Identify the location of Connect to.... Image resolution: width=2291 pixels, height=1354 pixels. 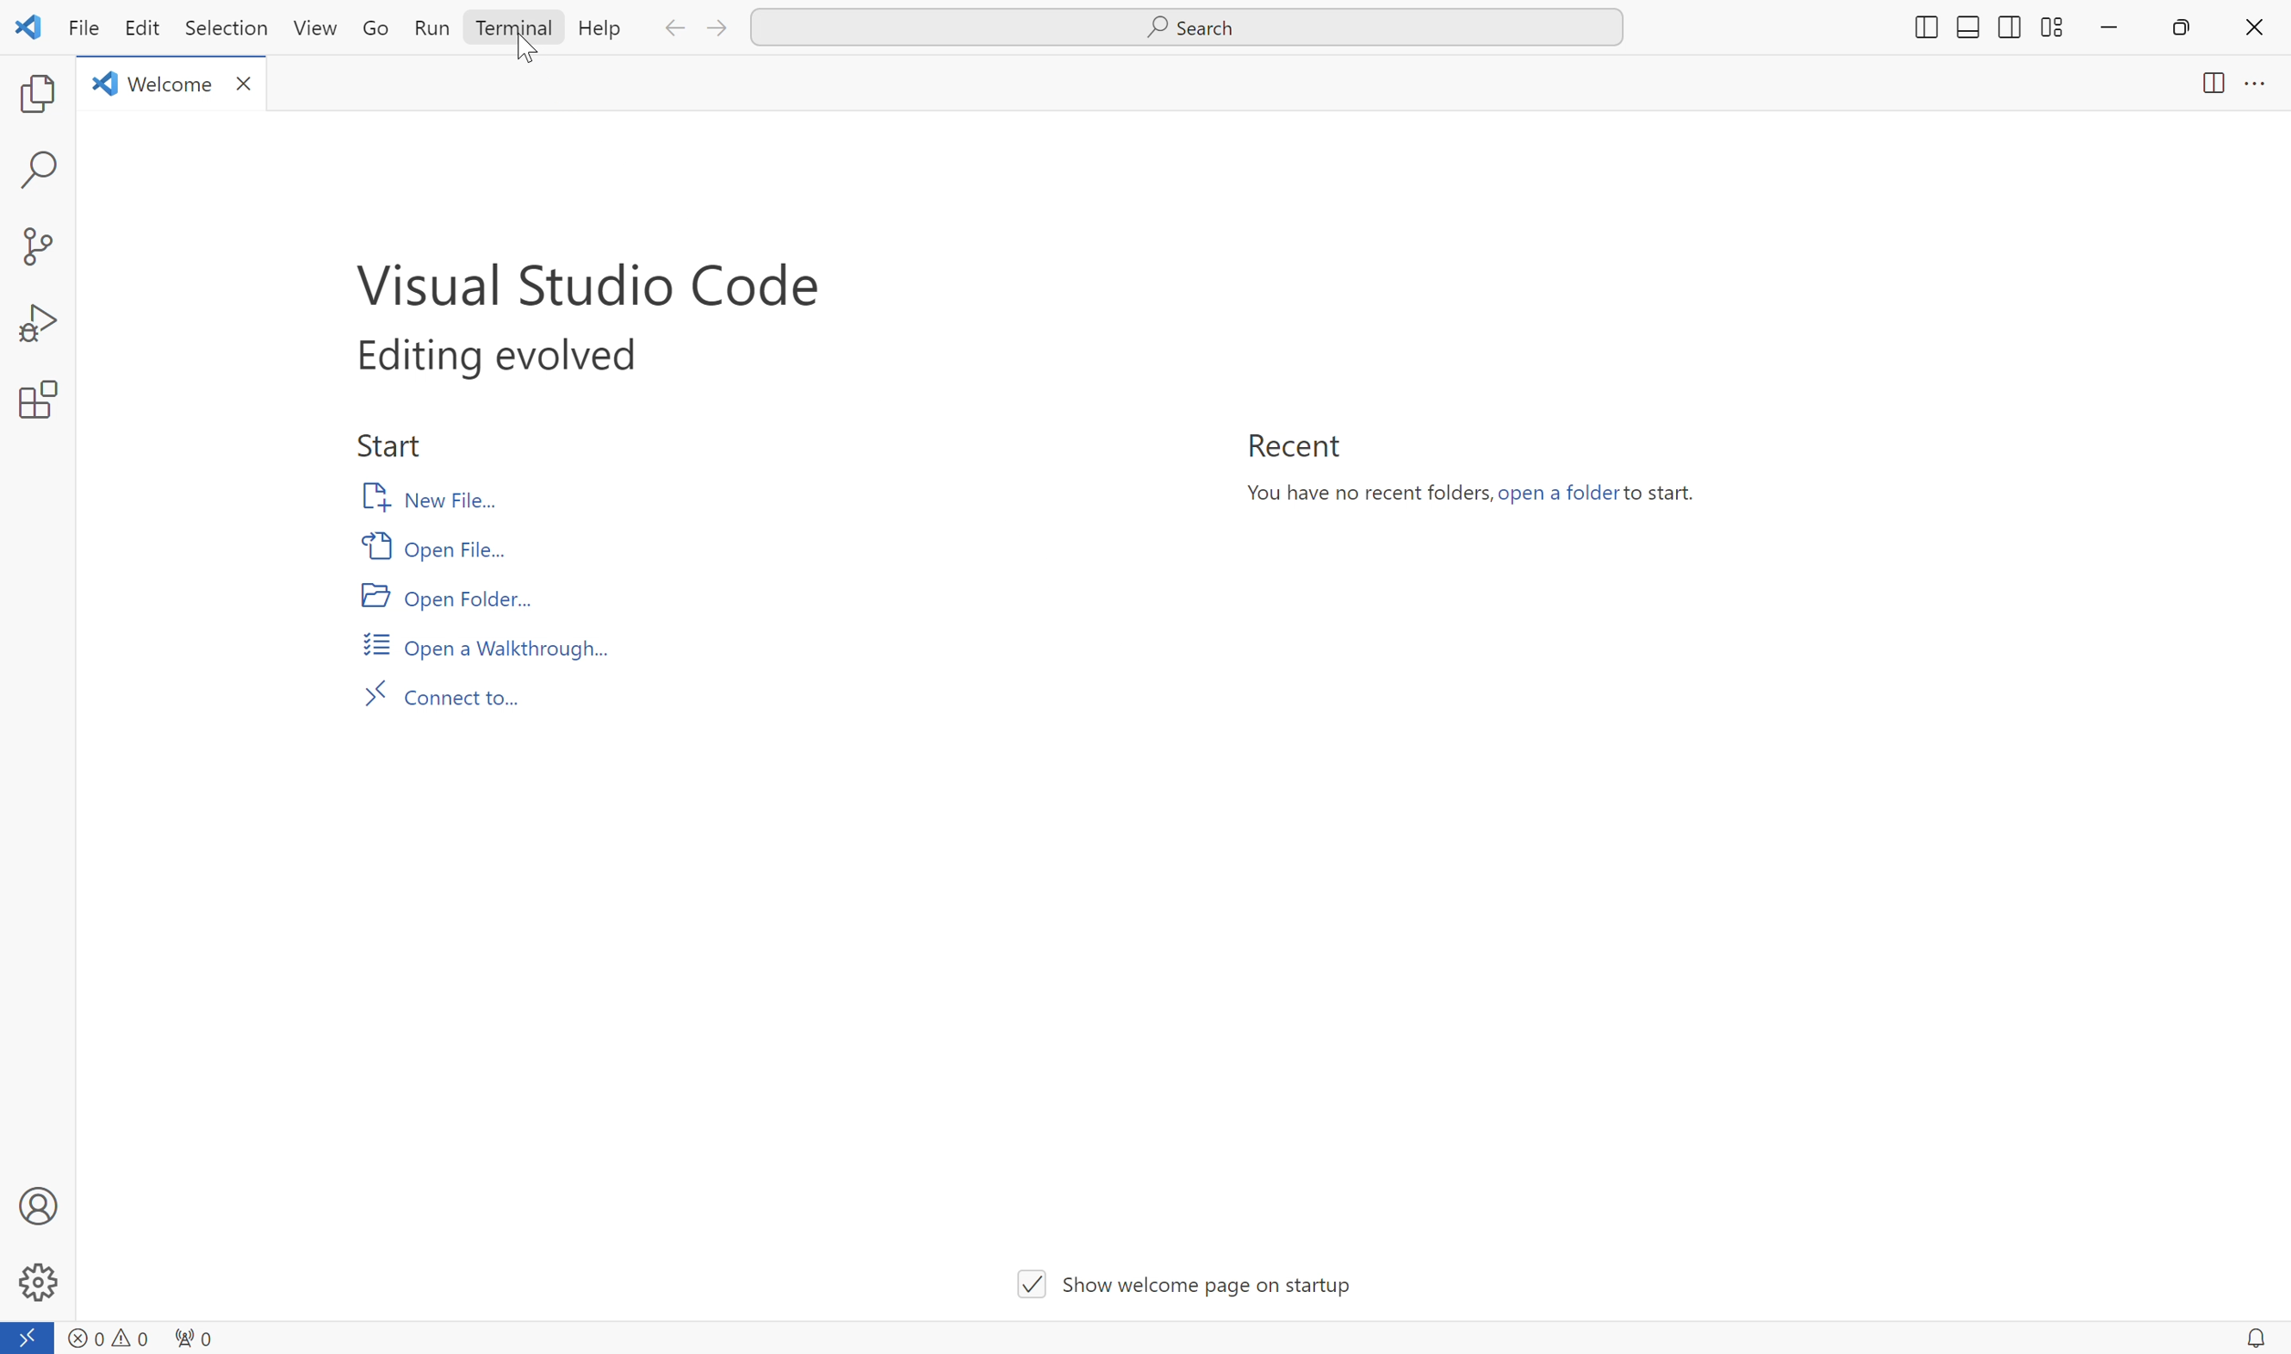
(452, 695).